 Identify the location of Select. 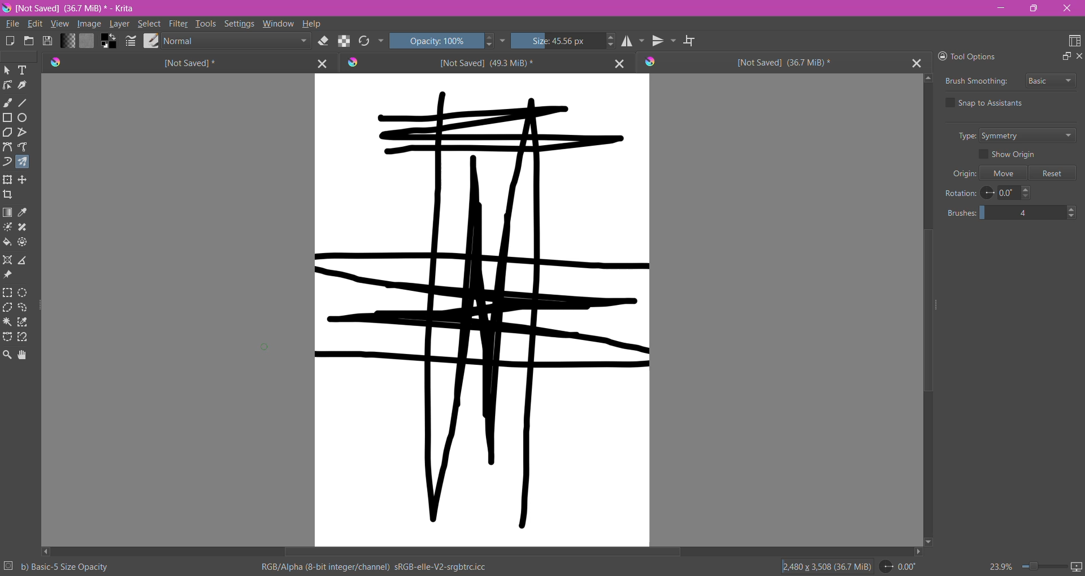
(149, 24).